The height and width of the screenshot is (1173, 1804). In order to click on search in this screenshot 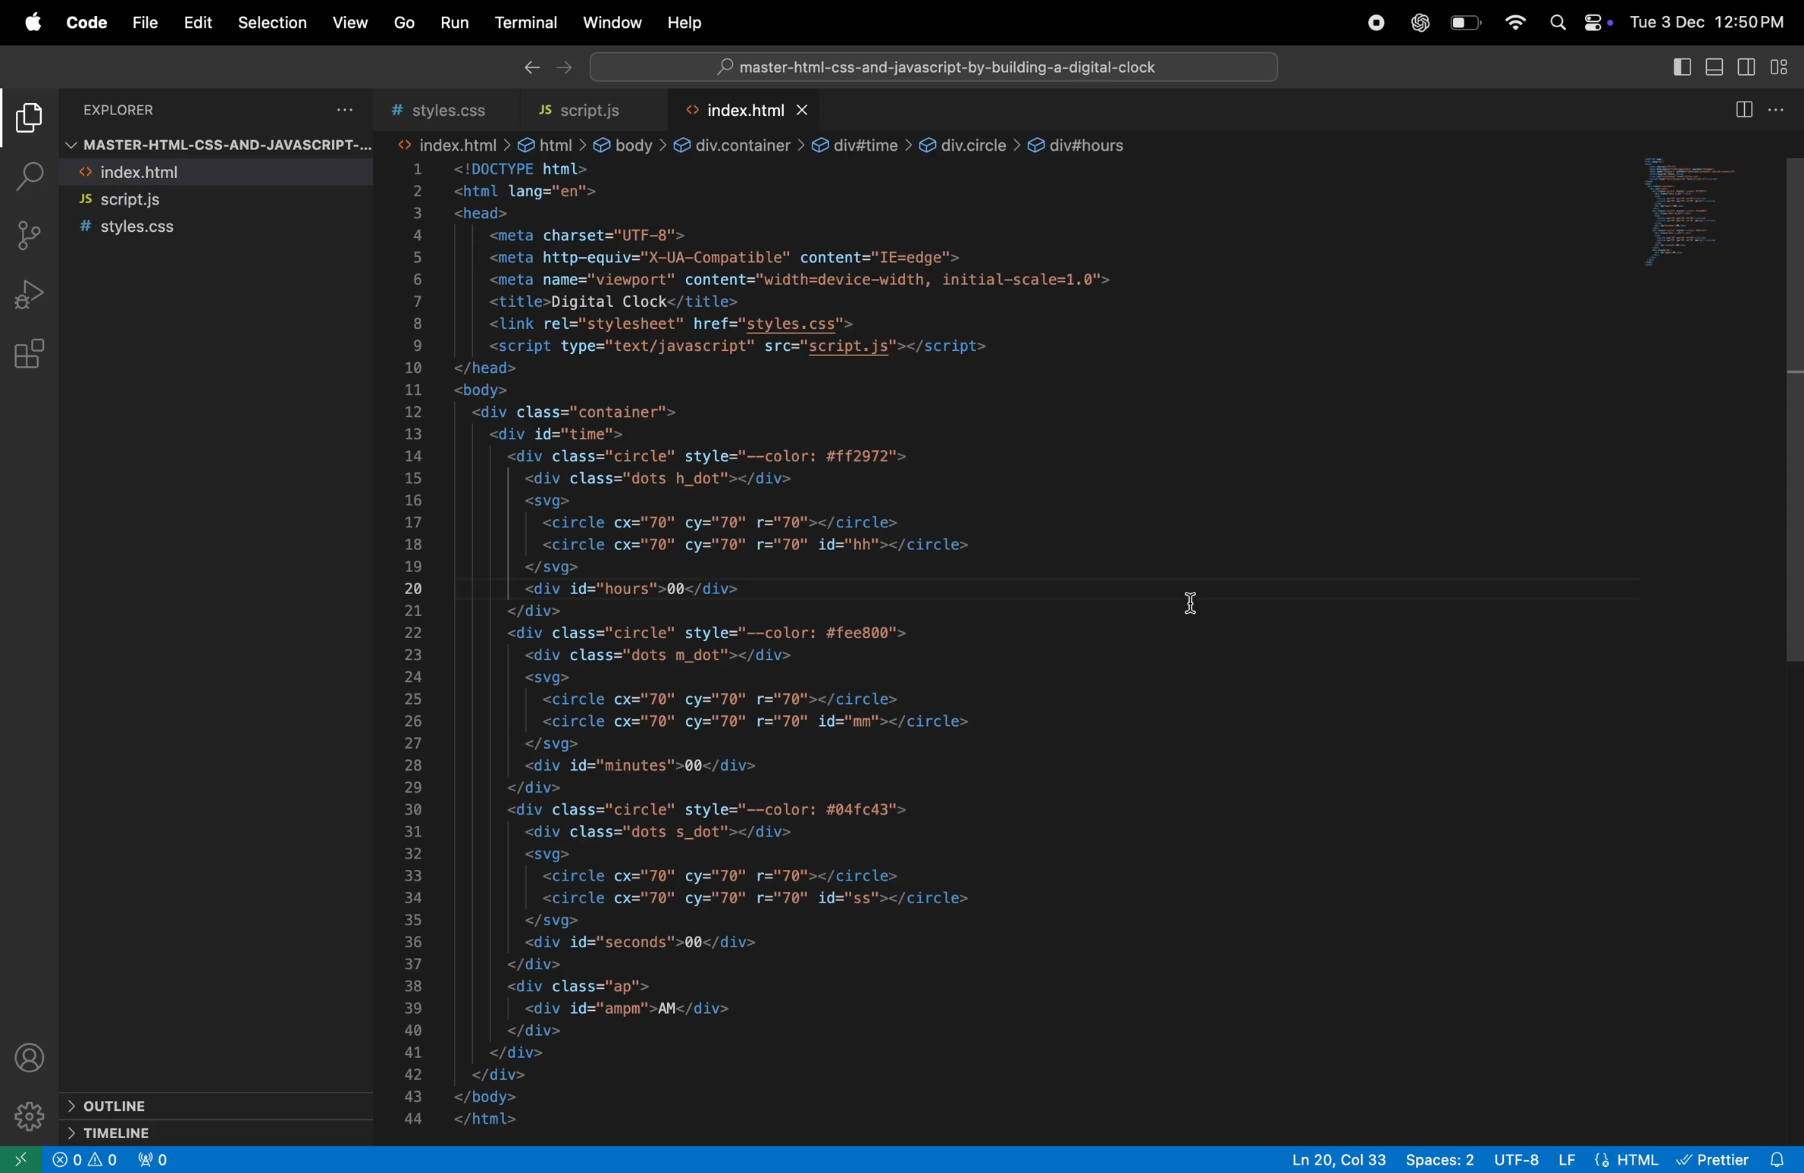, I will do `click(31, 173)`.